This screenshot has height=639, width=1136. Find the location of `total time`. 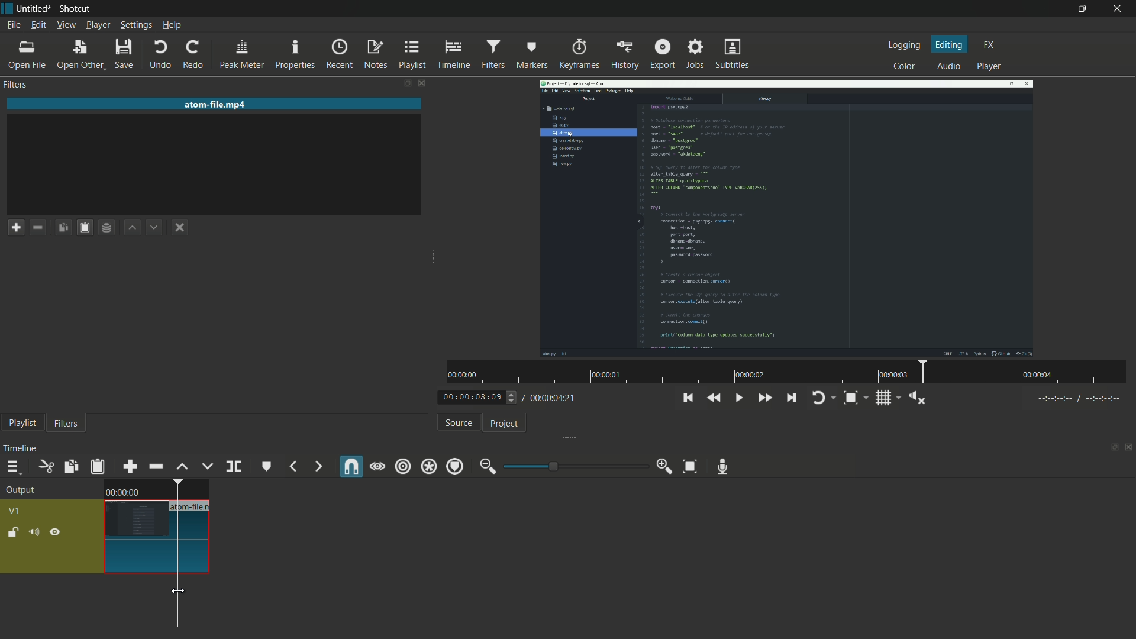

total time is located at coordinates (554, 398).